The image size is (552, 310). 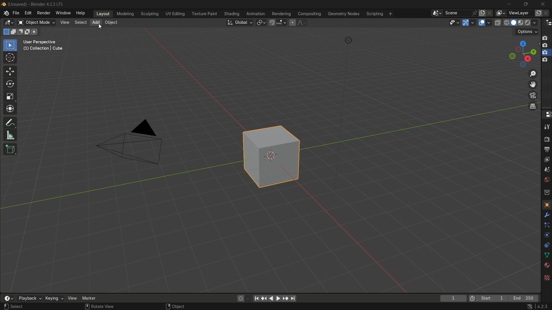 What do you see at coordinates (150, 13) in the screenshot?
I see `sculpting` at bounding box center [150, 13].